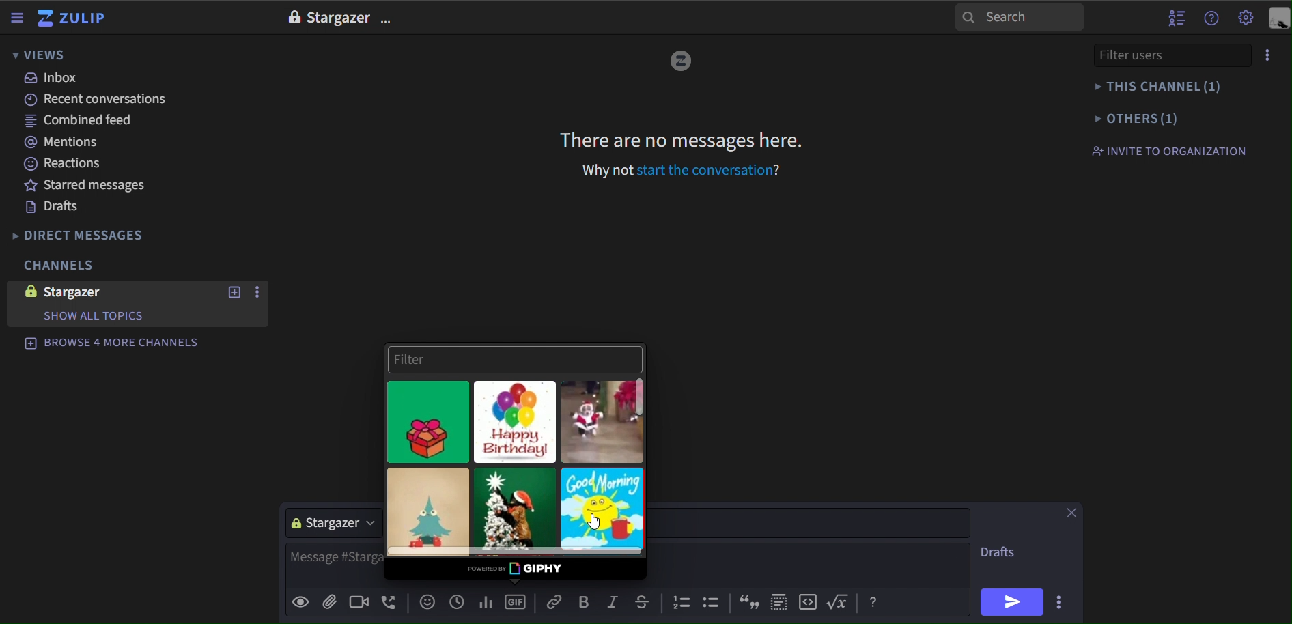 The width and height of the screenshot is (1292, 624). What do you see at coordinates (781, 169) in the screenshot?
I see `question mark` at bounding box center [781, 169].